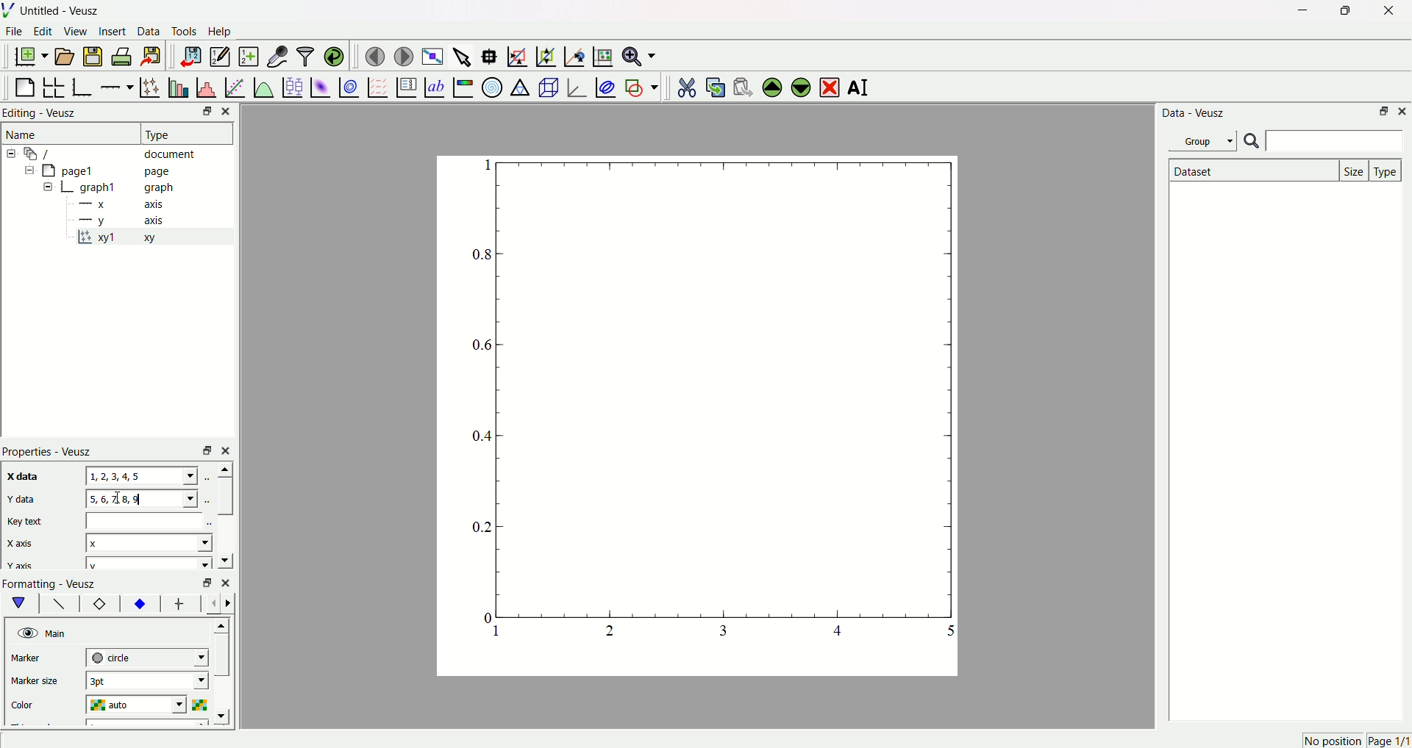 Image resolution: width=1412 pixels, height=748 pixels. What do you see at coordinates (1299, 11) in the screenshot?
I see `Minimize` at bounding box center [1299, 11].